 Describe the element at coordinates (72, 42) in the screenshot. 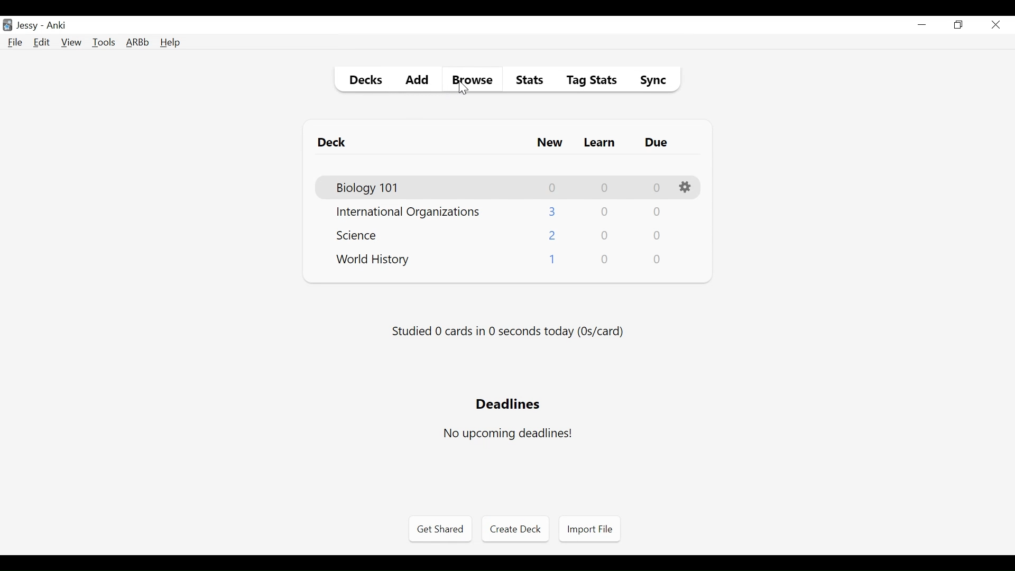

I see `View` at that location.